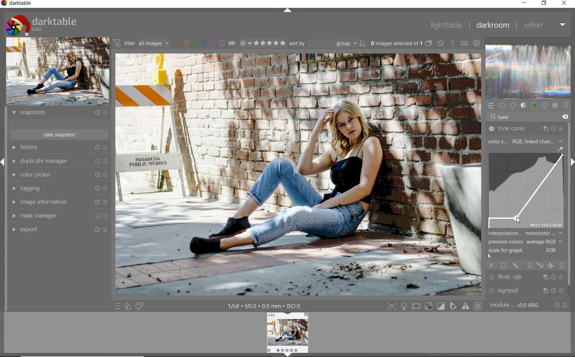 The width and height of the screenshot is (575, 357). I want to click on set keyboard shortcuts, so click(464, 43).